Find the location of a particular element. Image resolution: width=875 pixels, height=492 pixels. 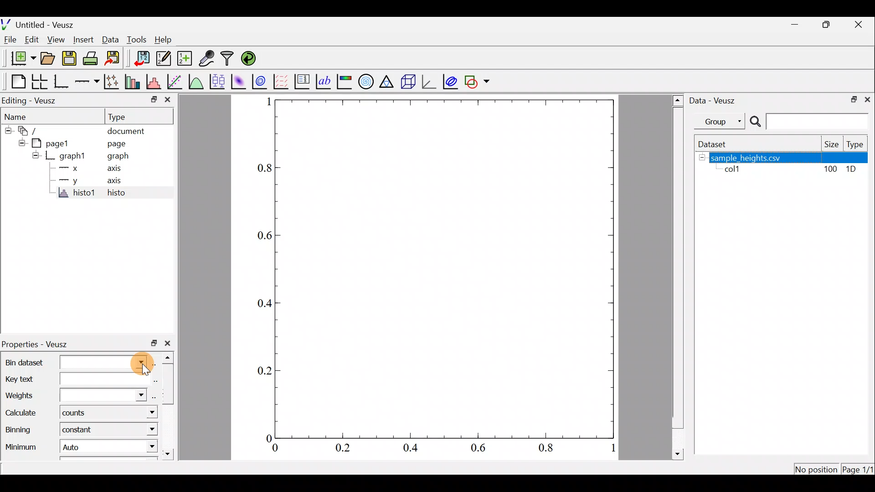

graph1 is located at coordinates (71, 156).